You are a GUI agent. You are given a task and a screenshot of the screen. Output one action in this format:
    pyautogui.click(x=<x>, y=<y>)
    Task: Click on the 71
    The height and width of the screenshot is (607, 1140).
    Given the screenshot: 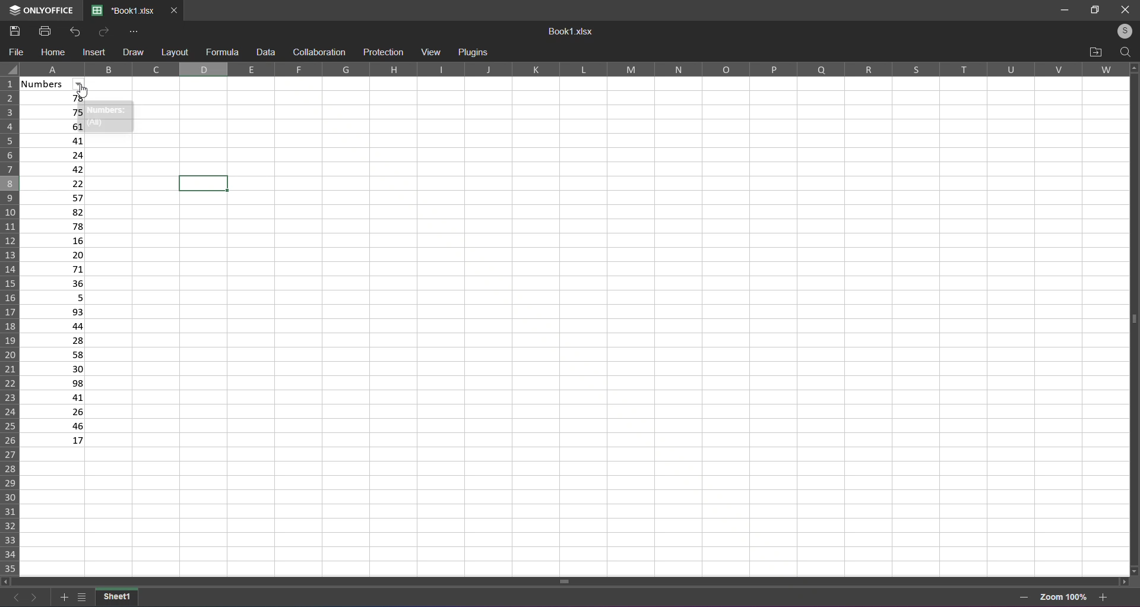 What is the action you would take?
    pyautogui.click(x=56, y=269)
    